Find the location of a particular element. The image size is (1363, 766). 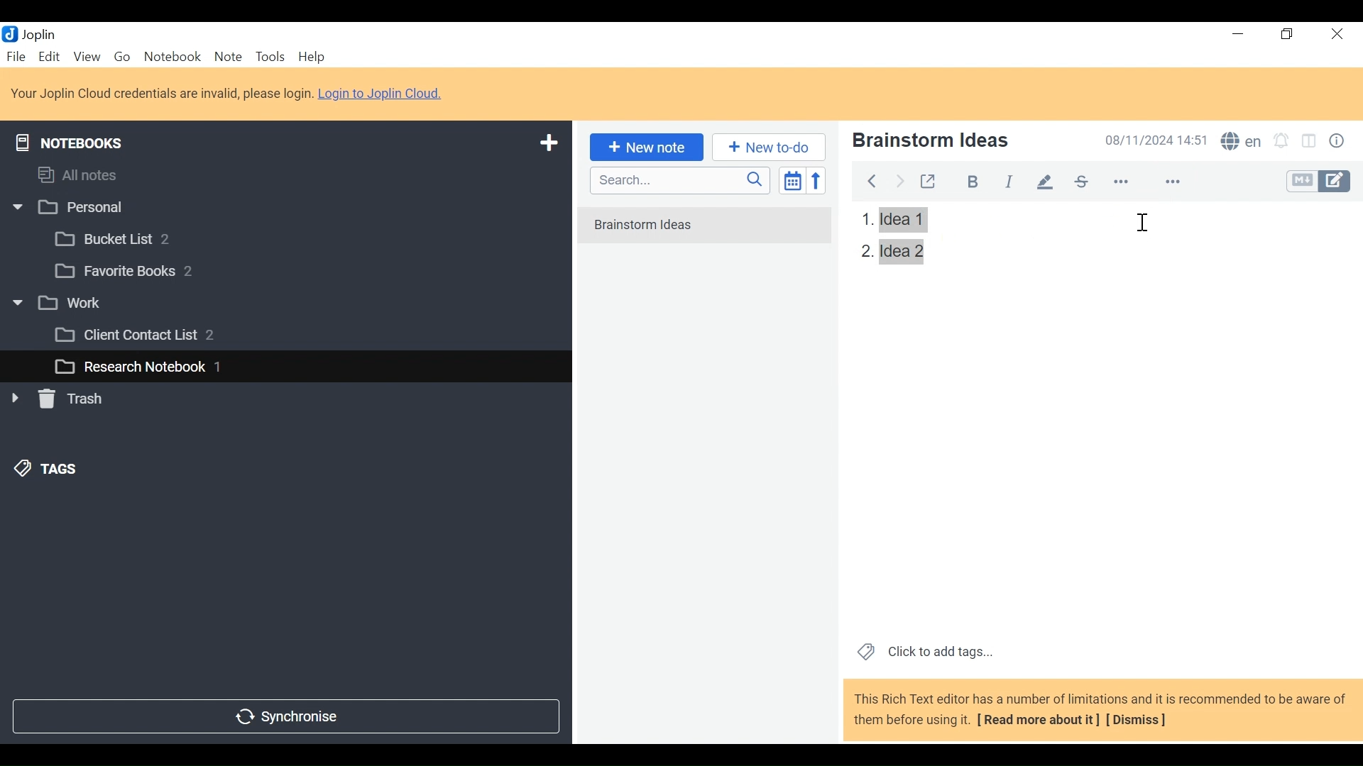

Synchronize is located at coordinates (285, 715).